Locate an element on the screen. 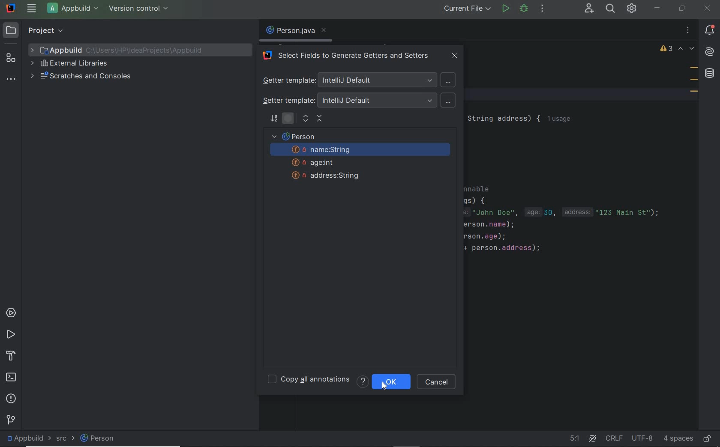 Image resolution: width=720 pixels, height=447 pixels. Ok is located at coordinates (400, 382).